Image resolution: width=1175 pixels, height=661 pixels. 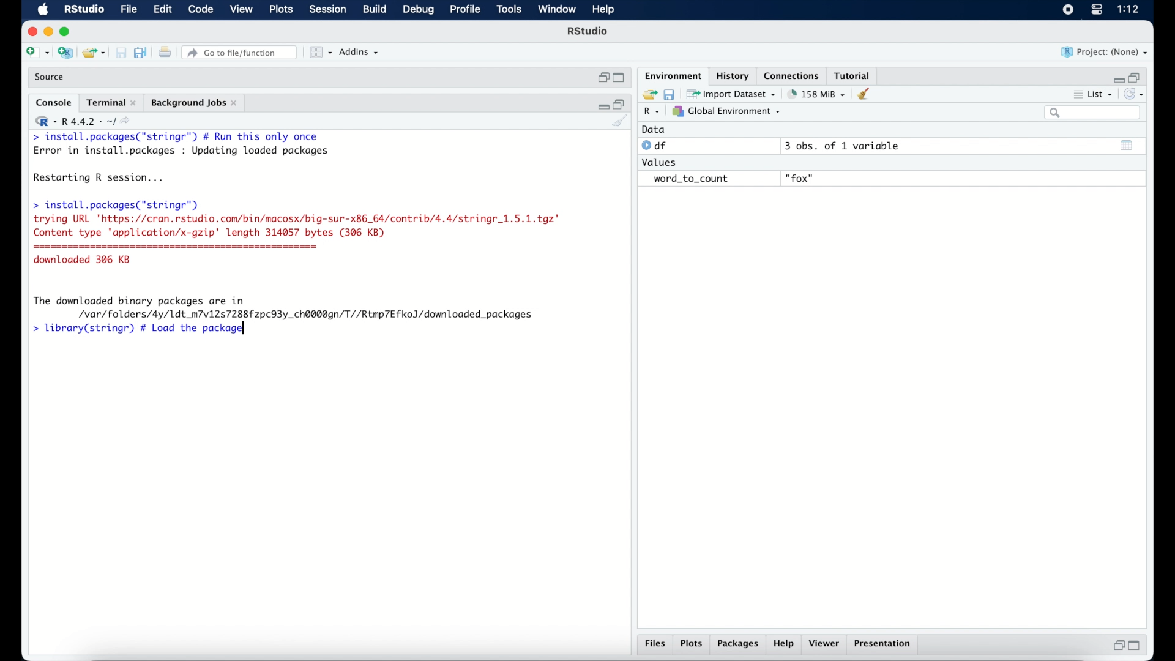 I want to click on minimize, so click(x=1117, y=79).